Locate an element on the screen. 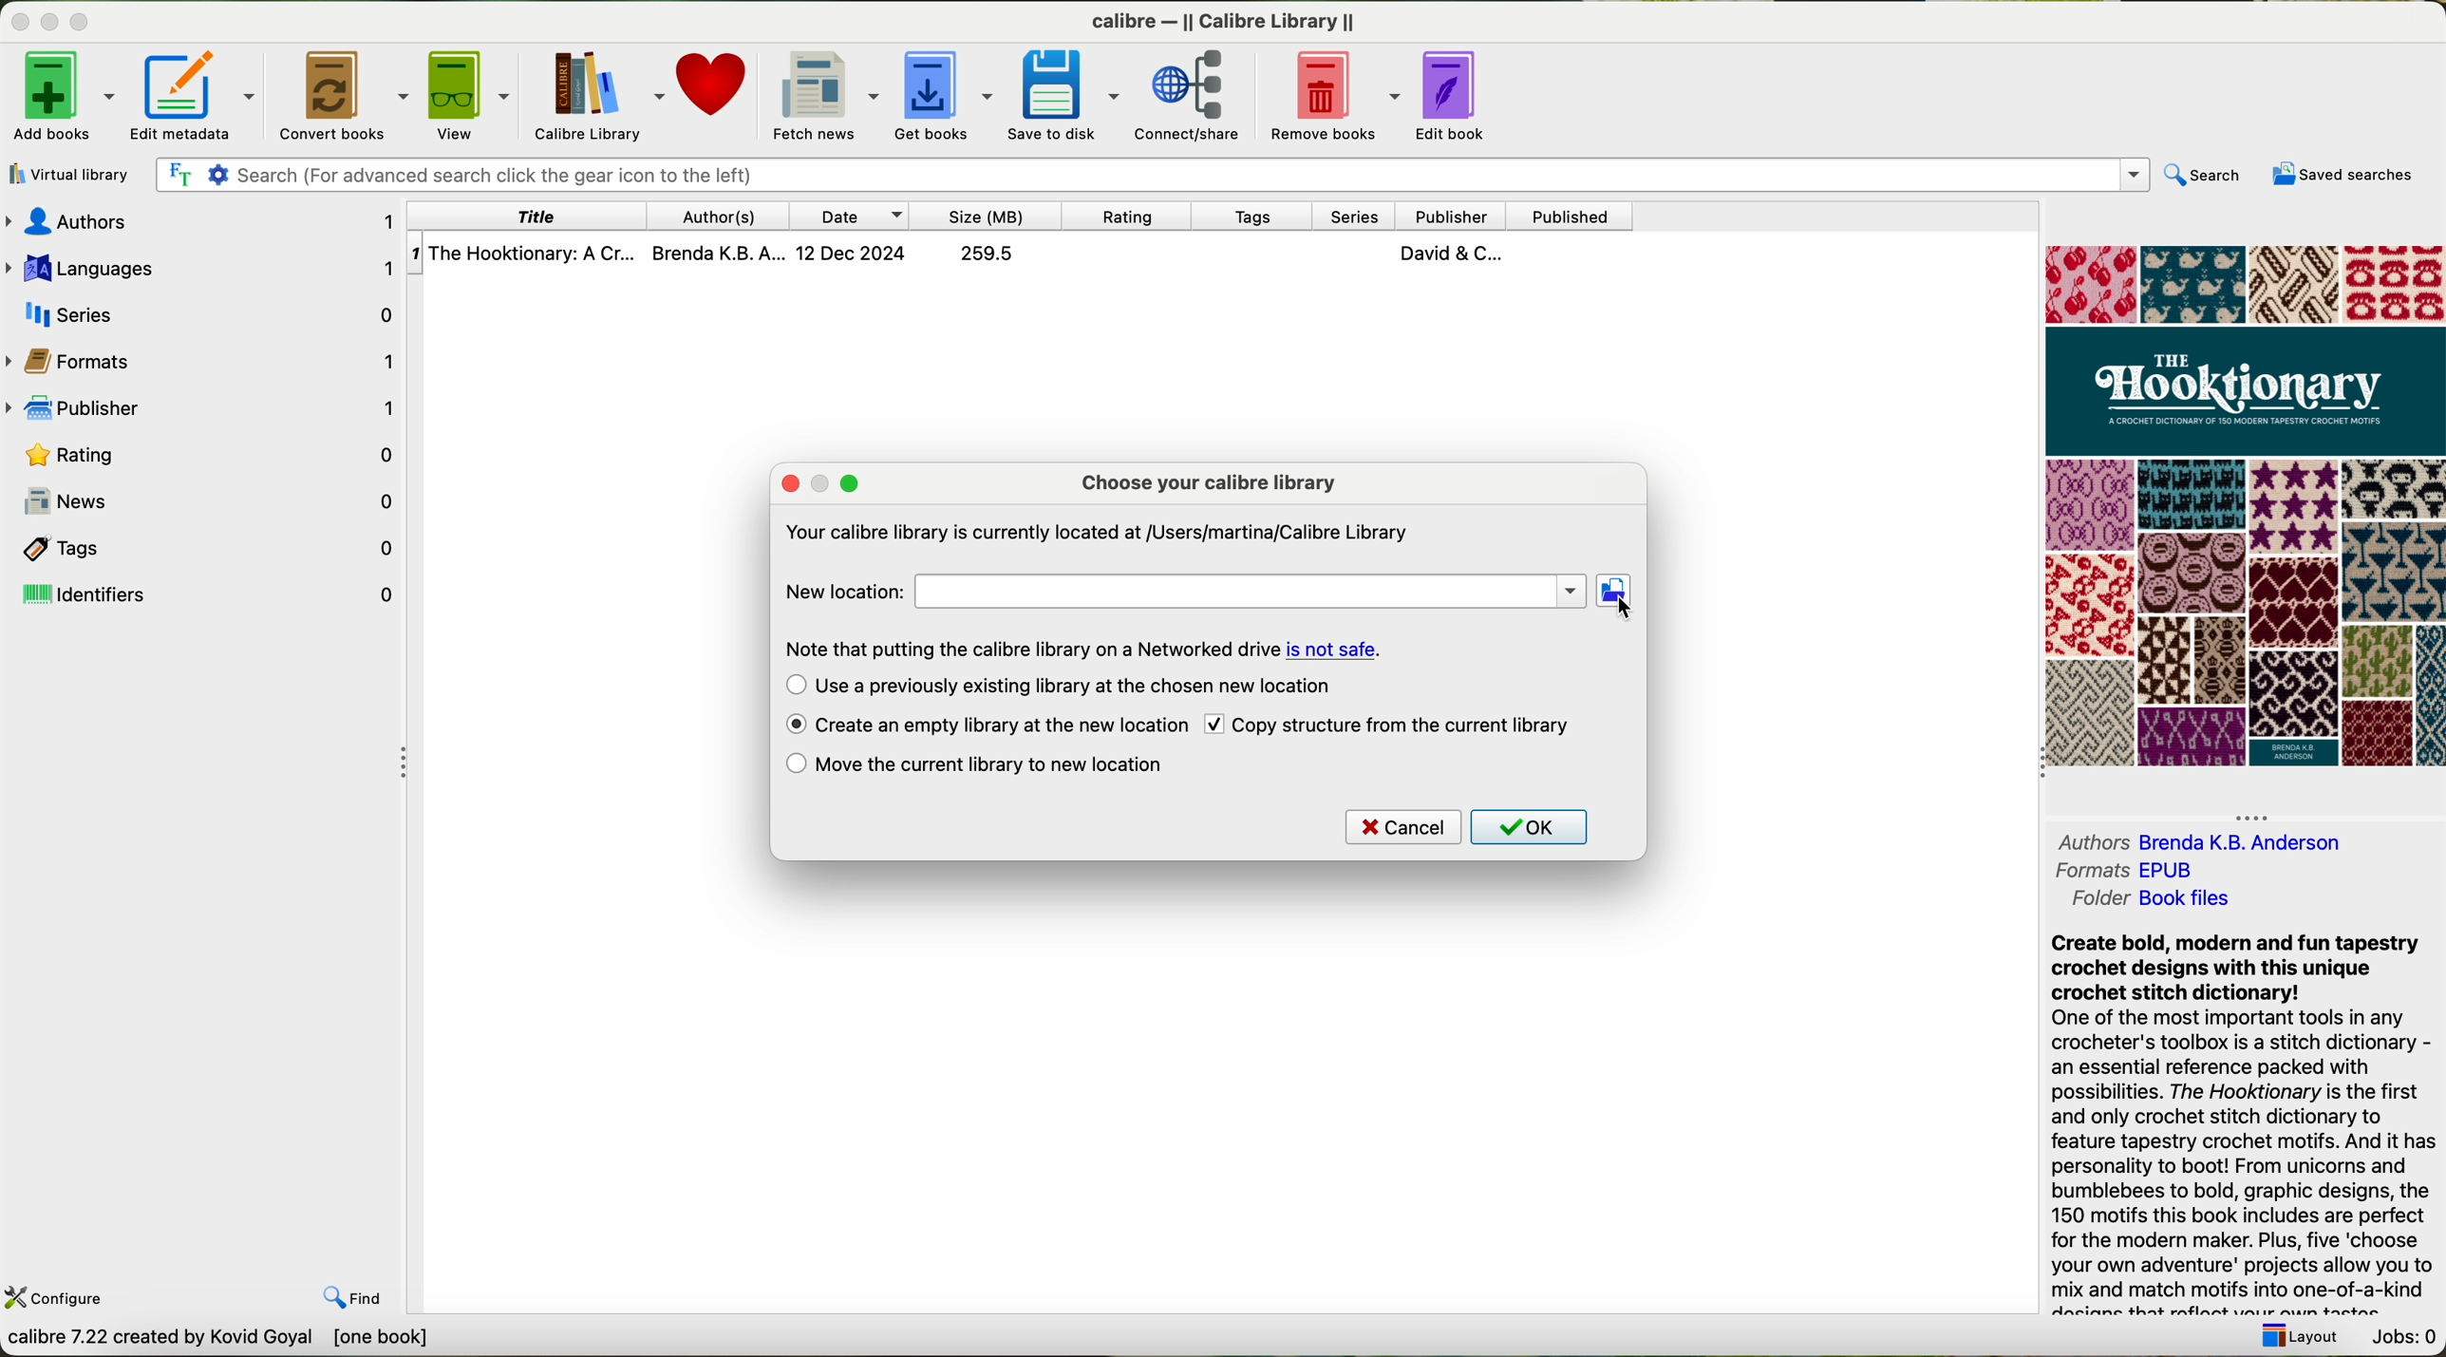  configure is located at coordinates (61, 1297).